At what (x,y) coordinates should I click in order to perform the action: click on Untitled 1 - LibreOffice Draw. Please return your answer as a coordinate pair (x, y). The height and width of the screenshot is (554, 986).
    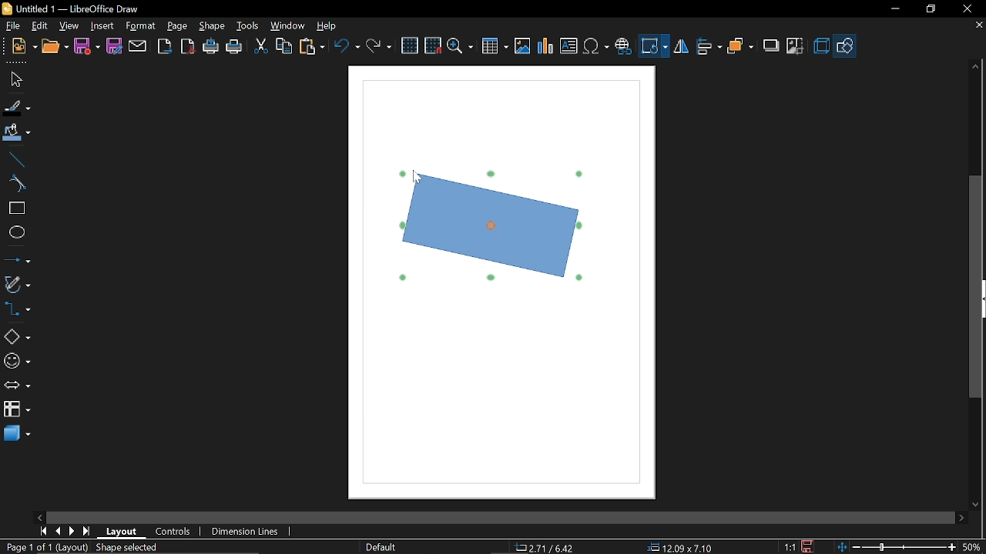
    Looking at the image, I should click on (70, 8).